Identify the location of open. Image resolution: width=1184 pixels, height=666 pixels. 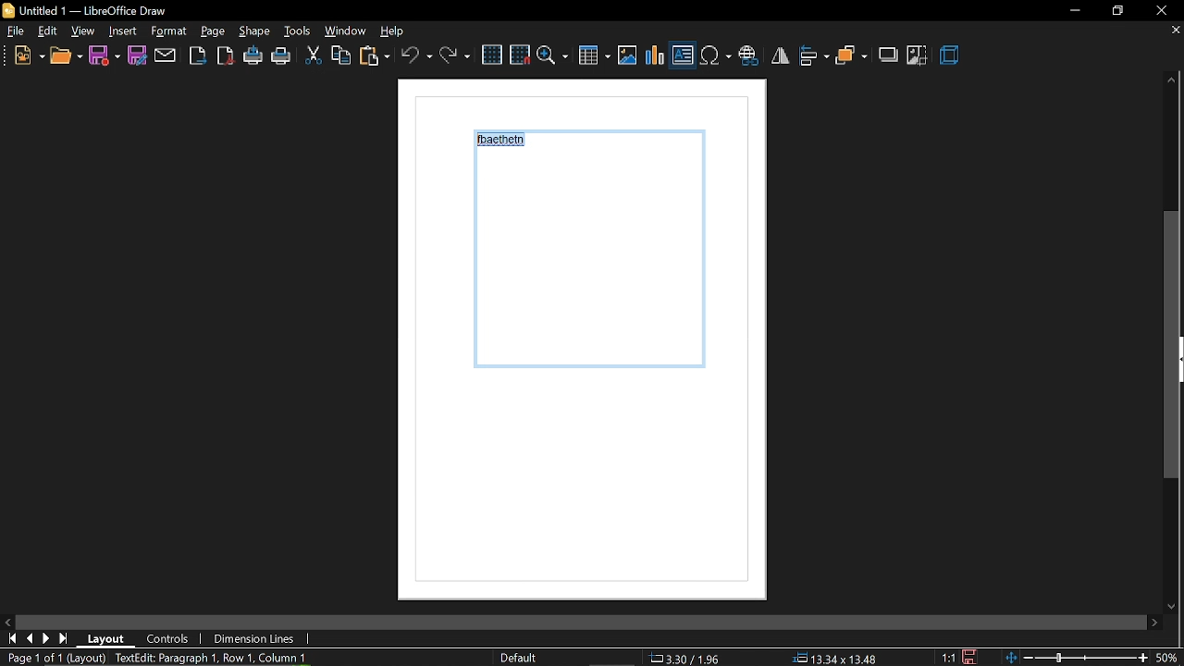
(65, 56).